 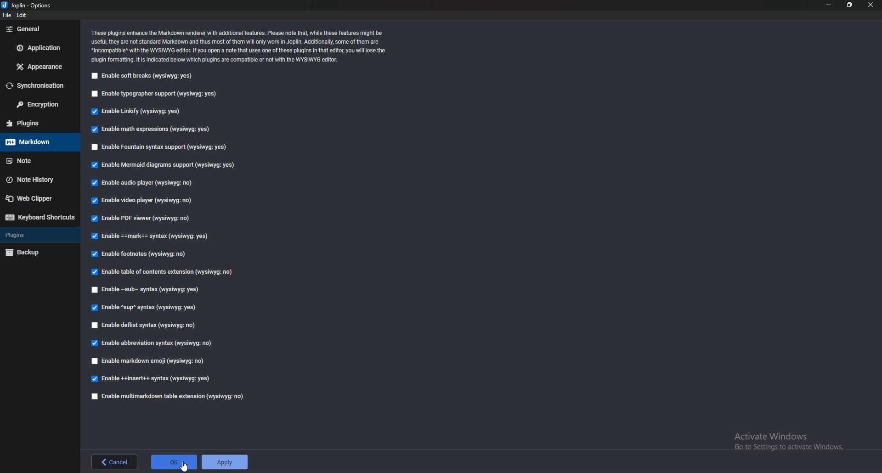 What do you see at coordinates (153, 235) in the screenshot?
I see `Enable ==mark== syntax (wvsiwva: ves)` at bounding box center [153, 235].